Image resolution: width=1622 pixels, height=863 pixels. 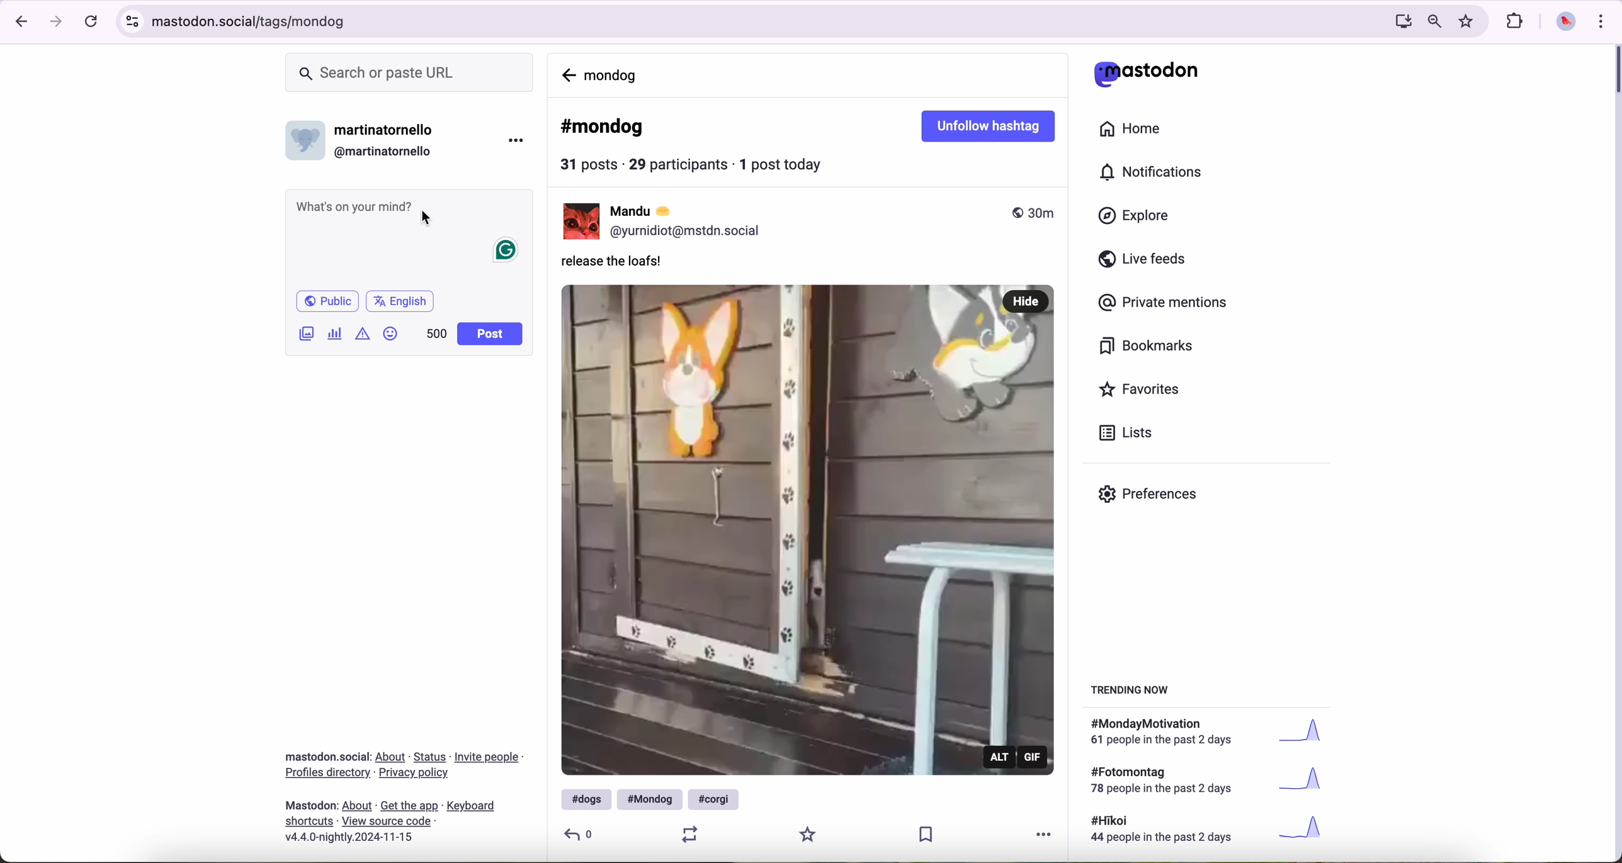 What do you see at coordinates (310, 822) in the screenshot?
I see `link` at bounding box center [310, 822].